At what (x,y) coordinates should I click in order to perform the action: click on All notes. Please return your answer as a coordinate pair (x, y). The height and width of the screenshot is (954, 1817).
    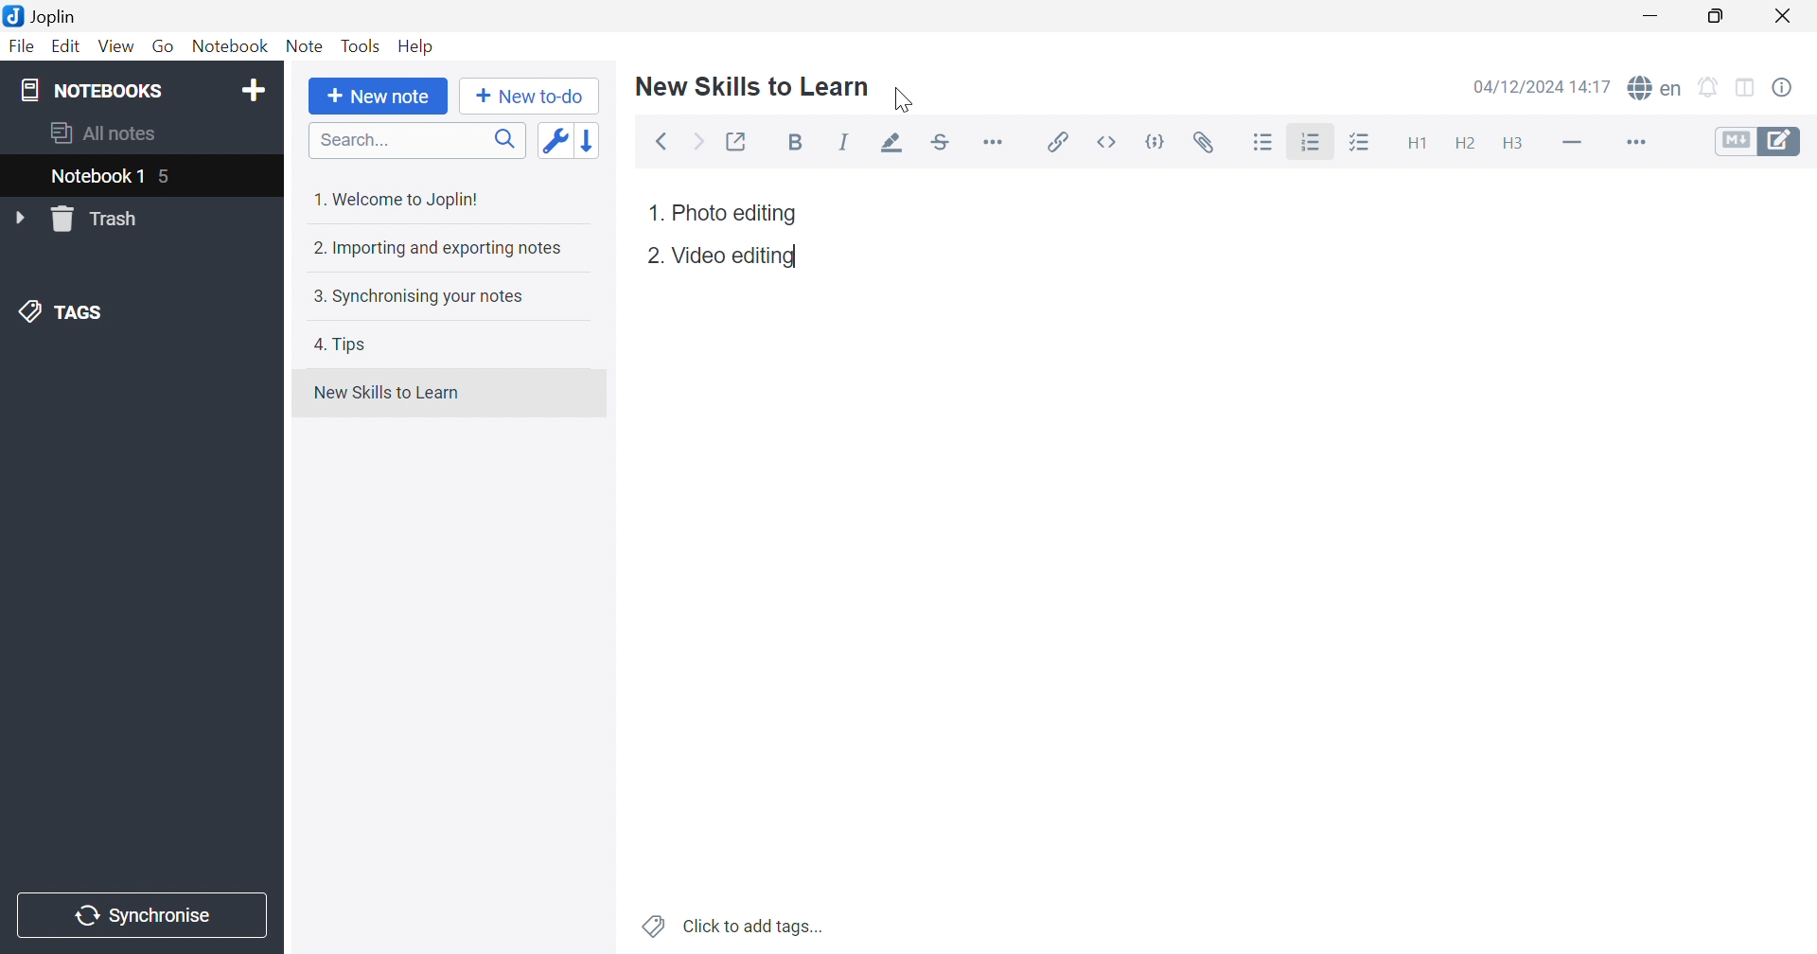
    Looking at the image, I should click on (105, 131).